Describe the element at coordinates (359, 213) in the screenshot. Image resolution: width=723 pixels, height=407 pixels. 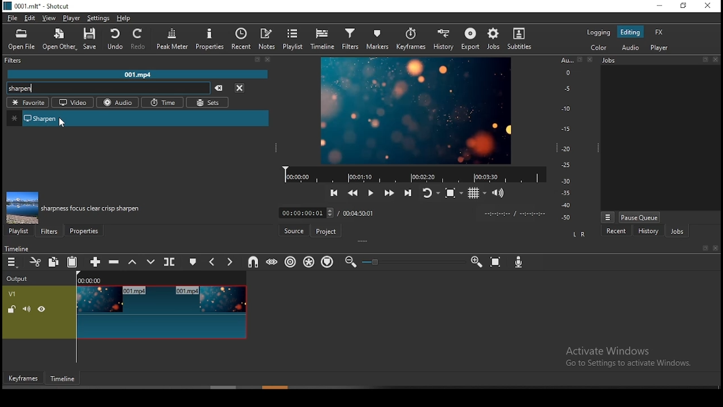
I see `track duration` at that location.